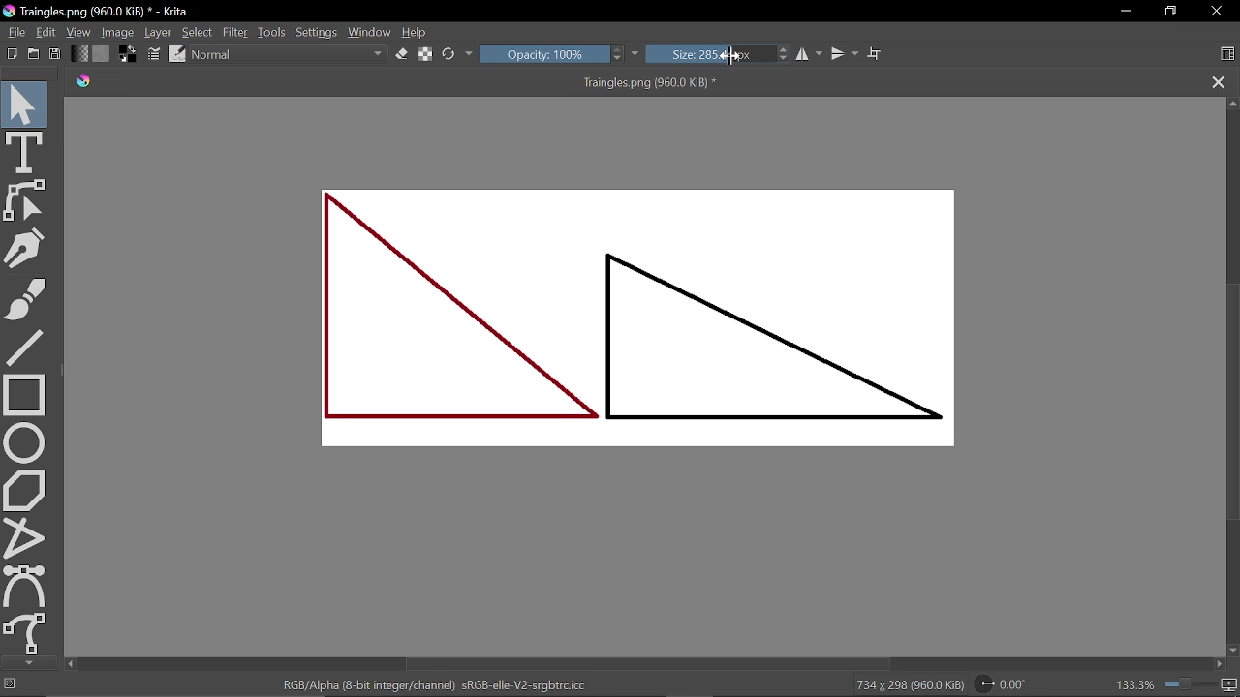 The width and height of the screenshot is (1240, 697). What do you see at coordinates (157, 32) in the screenshot?
I see `Layer` at bounding box center [157, 32].